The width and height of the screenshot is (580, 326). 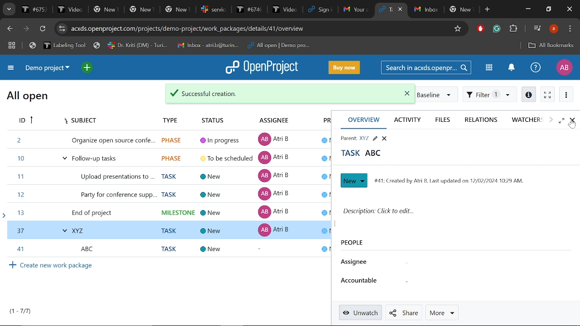 I want to click on Restore down, so click(x=548, y=10).